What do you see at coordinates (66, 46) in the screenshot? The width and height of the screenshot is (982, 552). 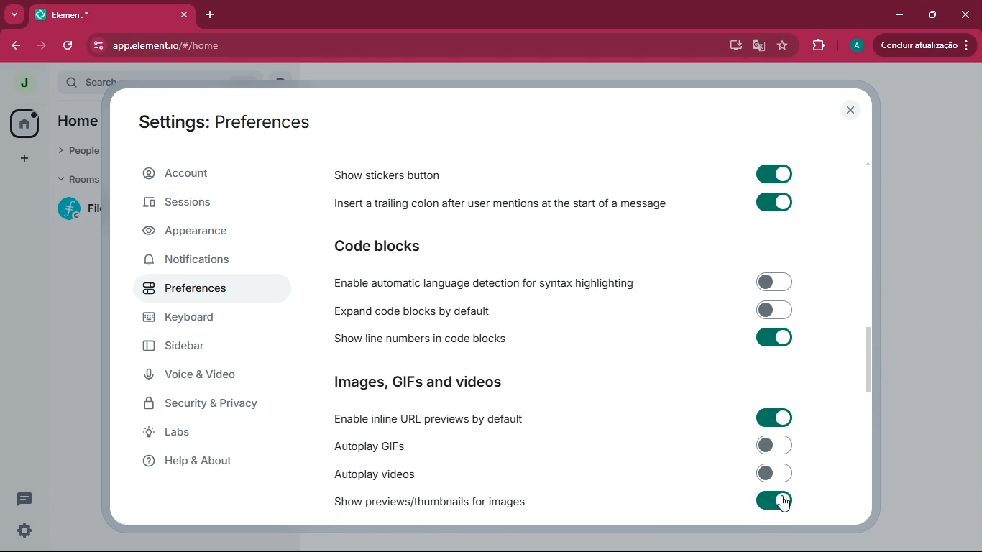 I see `refresh` at bounding box center [66, 46].